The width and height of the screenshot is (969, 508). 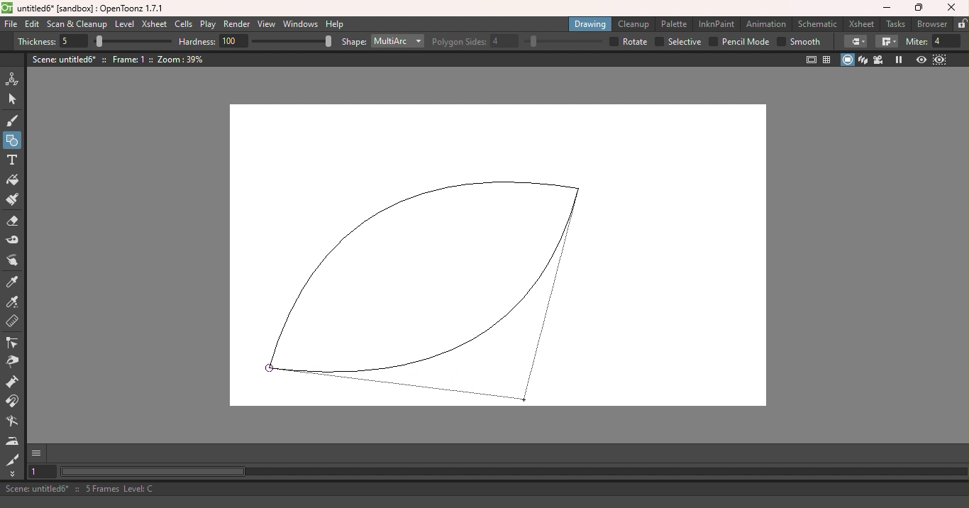 What do you see at coordinates (934, 42) in the screenshot?
I see `Miter` at bounding box center [934, 42].